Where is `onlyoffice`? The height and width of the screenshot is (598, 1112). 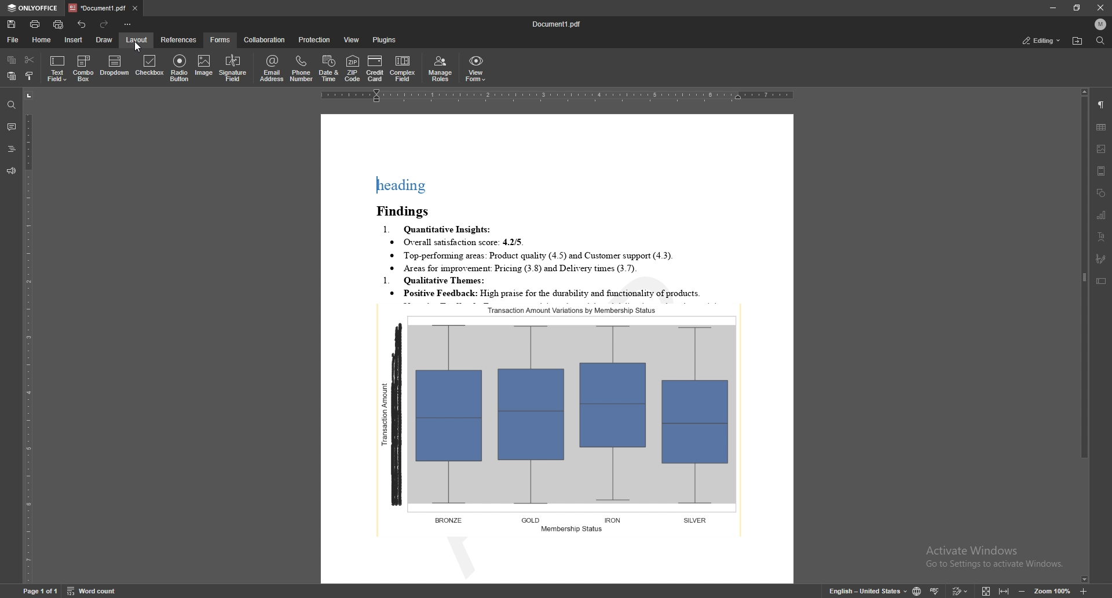
onlyoffice is located at coordinates (34, 8).